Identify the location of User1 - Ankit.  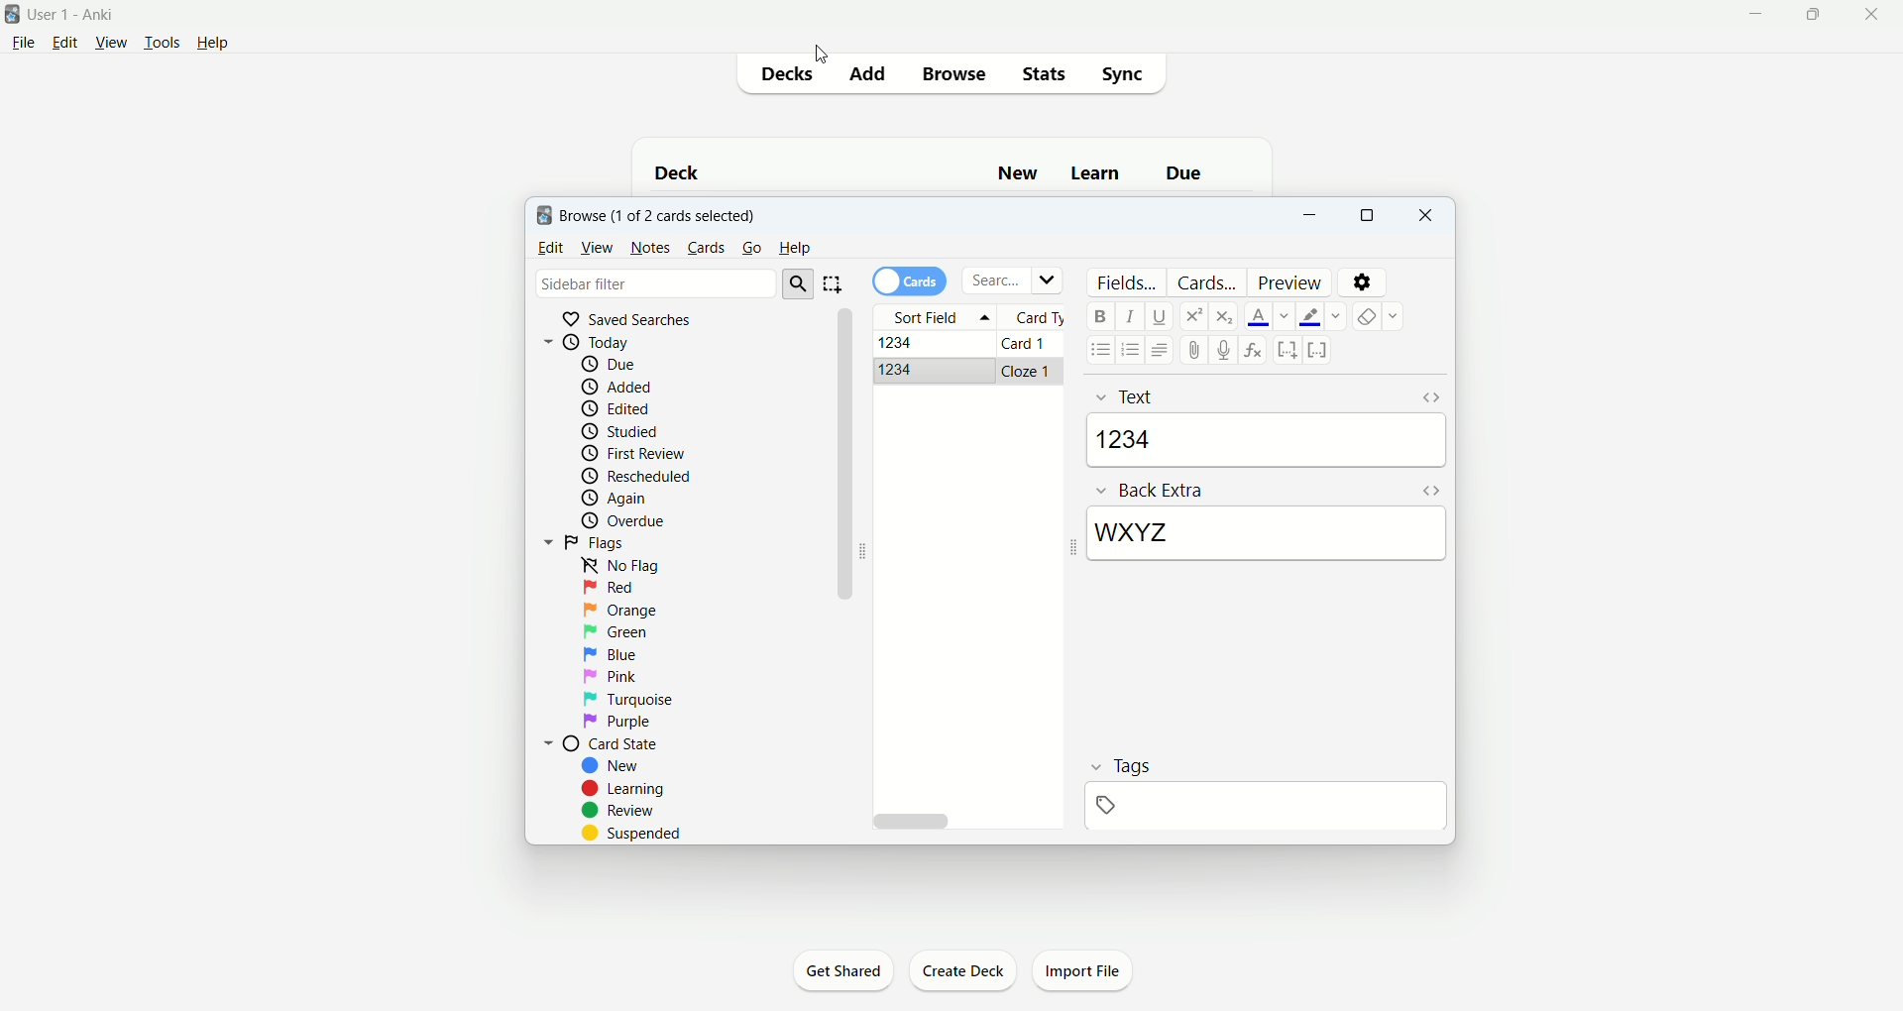
(70, 14).